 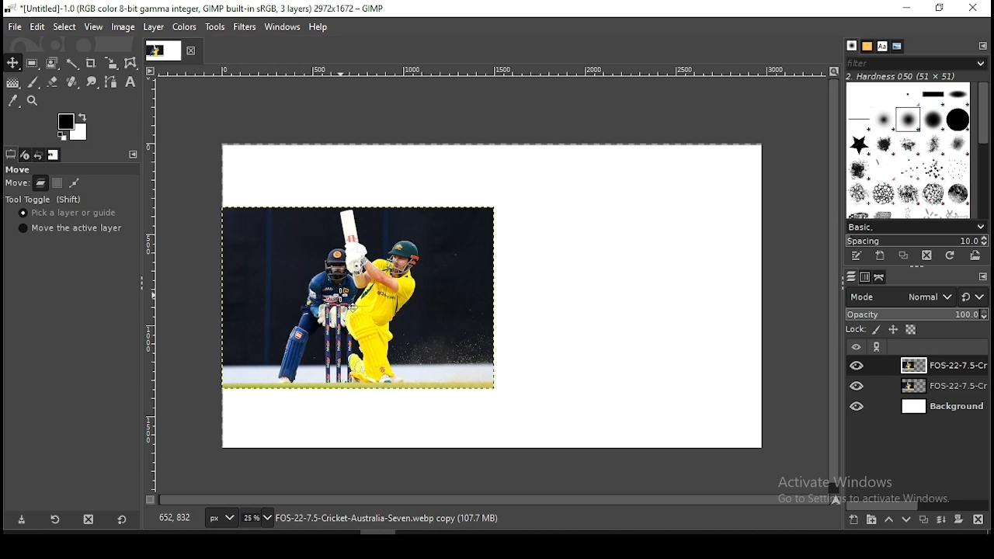 What do you see at coordinates (916, 297) in the screenshot?
I see `blend mode` at bounding box center [916, 297].